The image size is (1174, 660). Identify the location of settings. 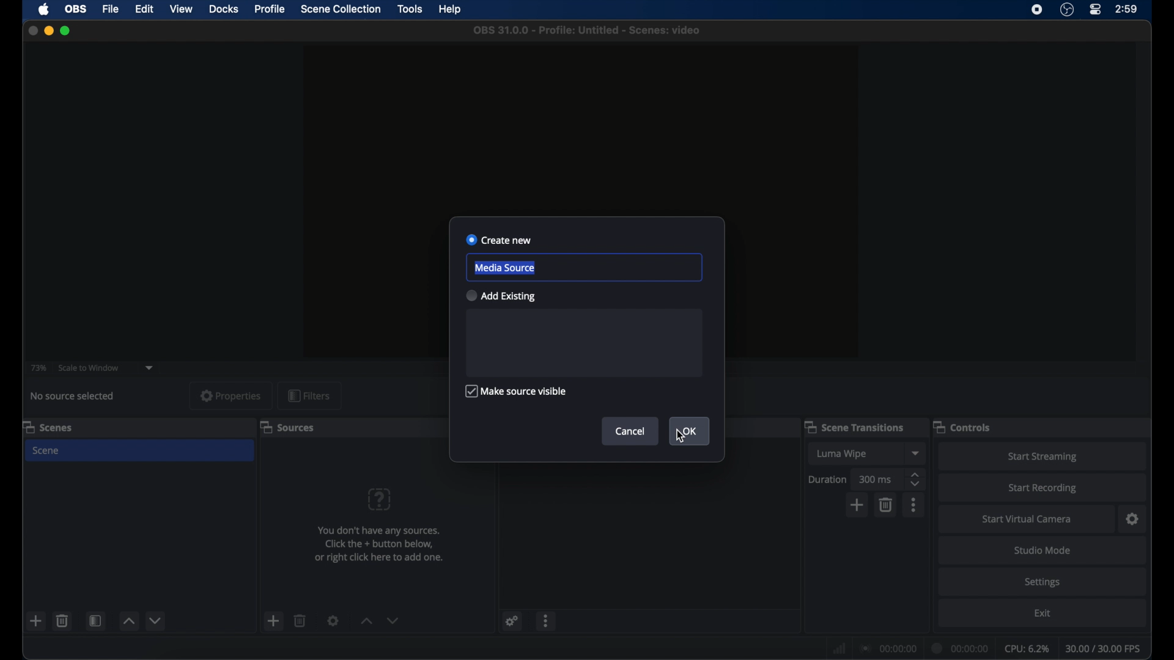
(1134, 519).